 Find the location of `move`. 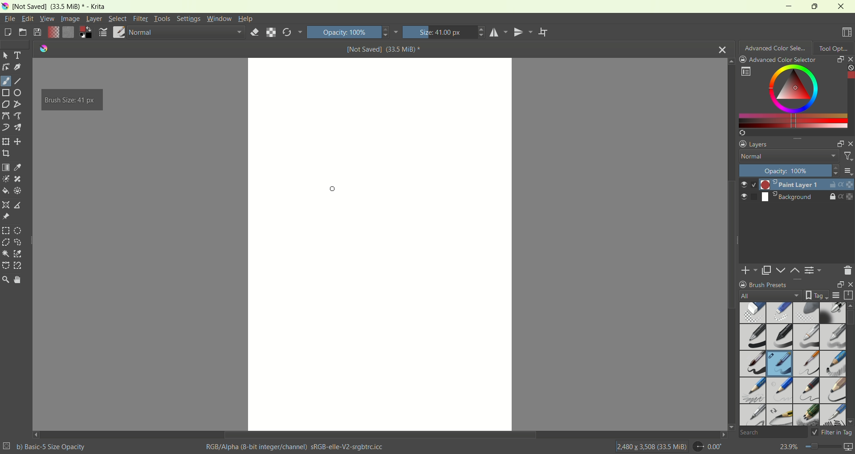

move is located at coordinates (18, 142).